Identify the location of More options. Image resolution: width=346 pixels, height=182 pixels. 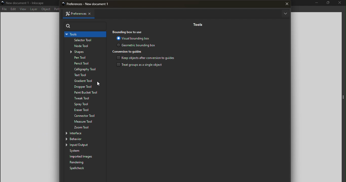
(285, 14).